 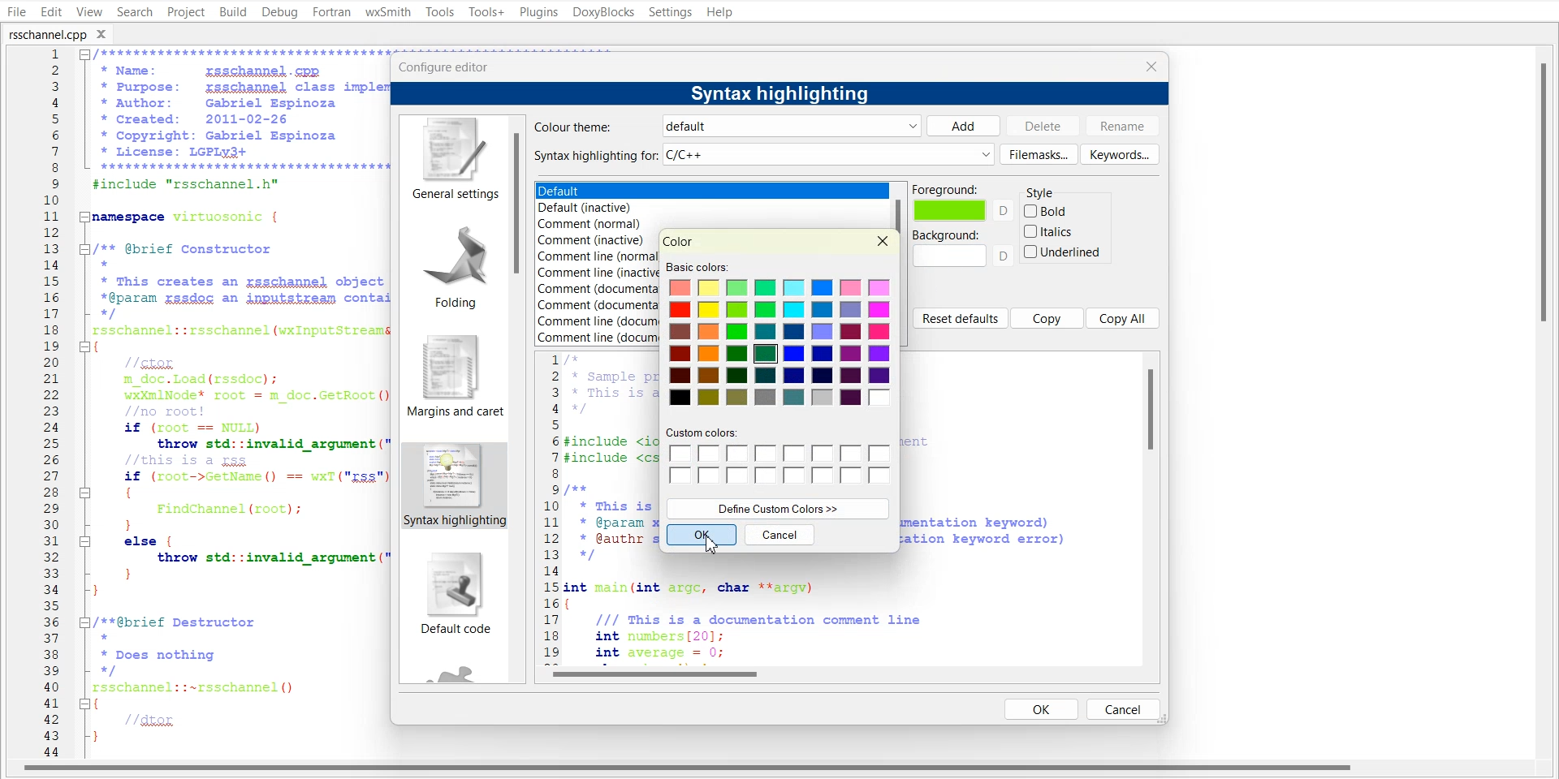 What do you see at coordinates (1050, 231) in the screenshot?
I see `Italics` at bounding box center [1050, 231].